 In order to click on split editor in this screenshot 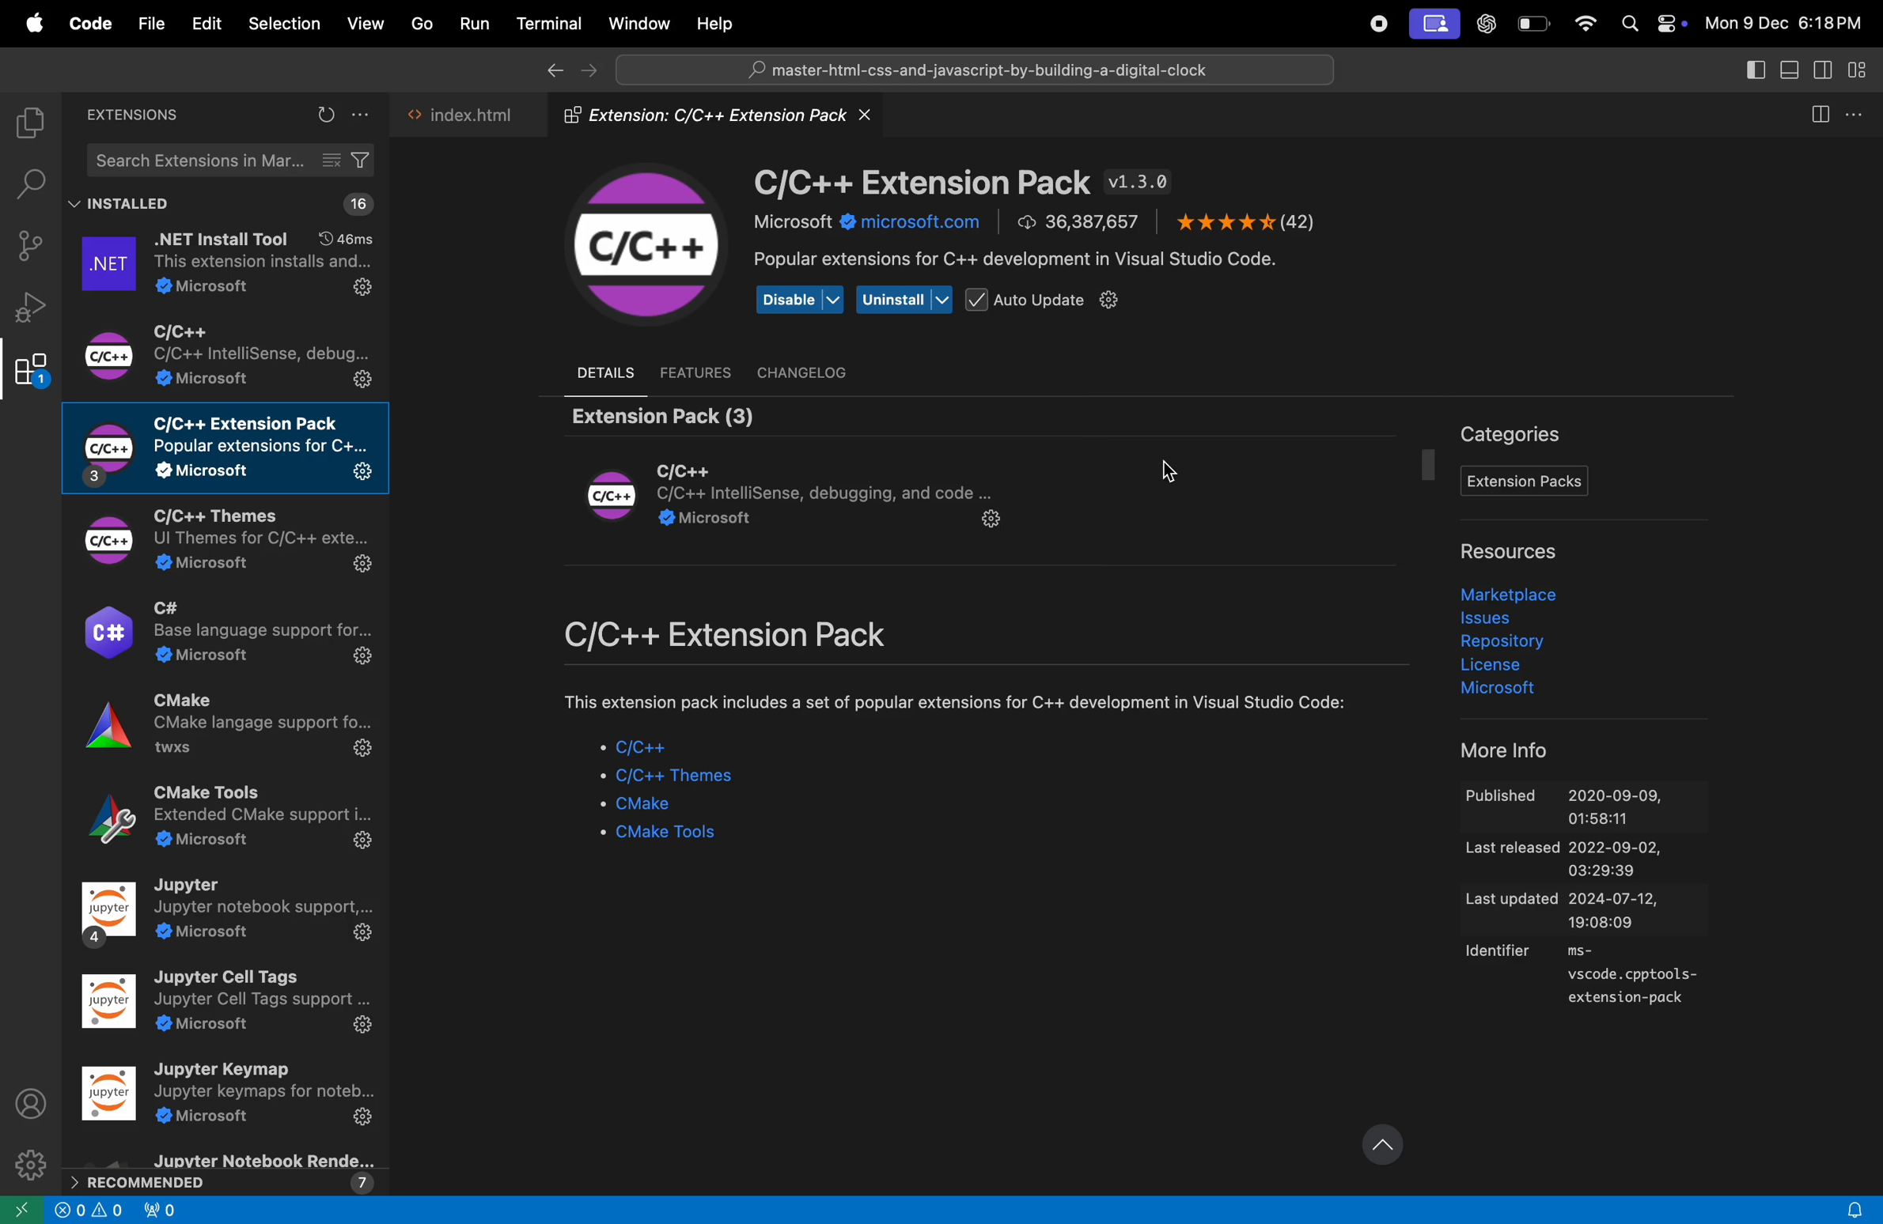, I will do `click(1814, 114)`.